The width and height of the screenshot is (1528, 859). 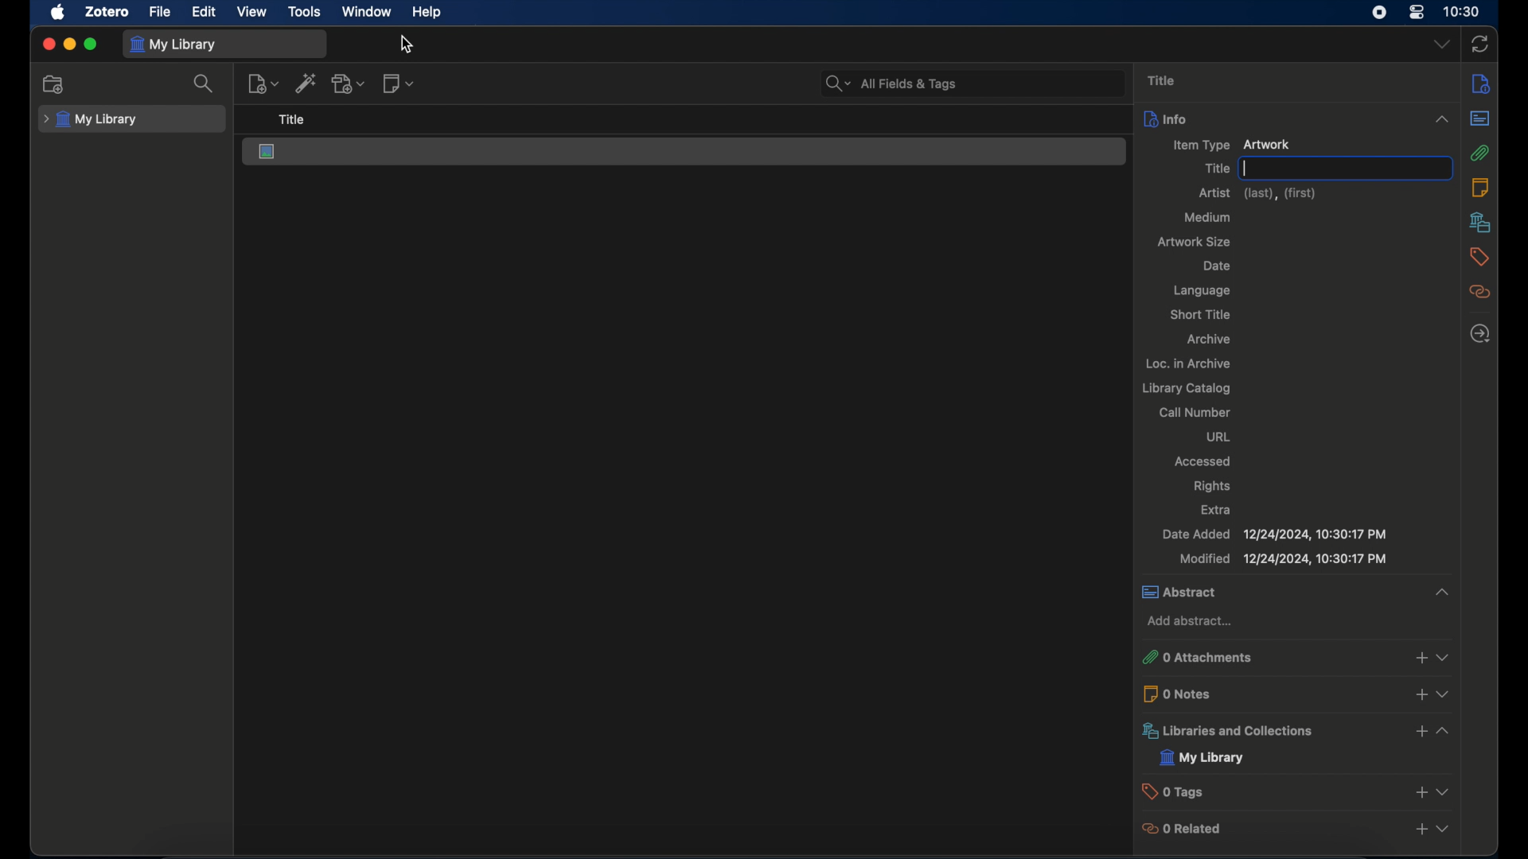 What do you see at coordinates (1420, 698) in the screenshot?
I see `add` at bounding box center [1420, 698].